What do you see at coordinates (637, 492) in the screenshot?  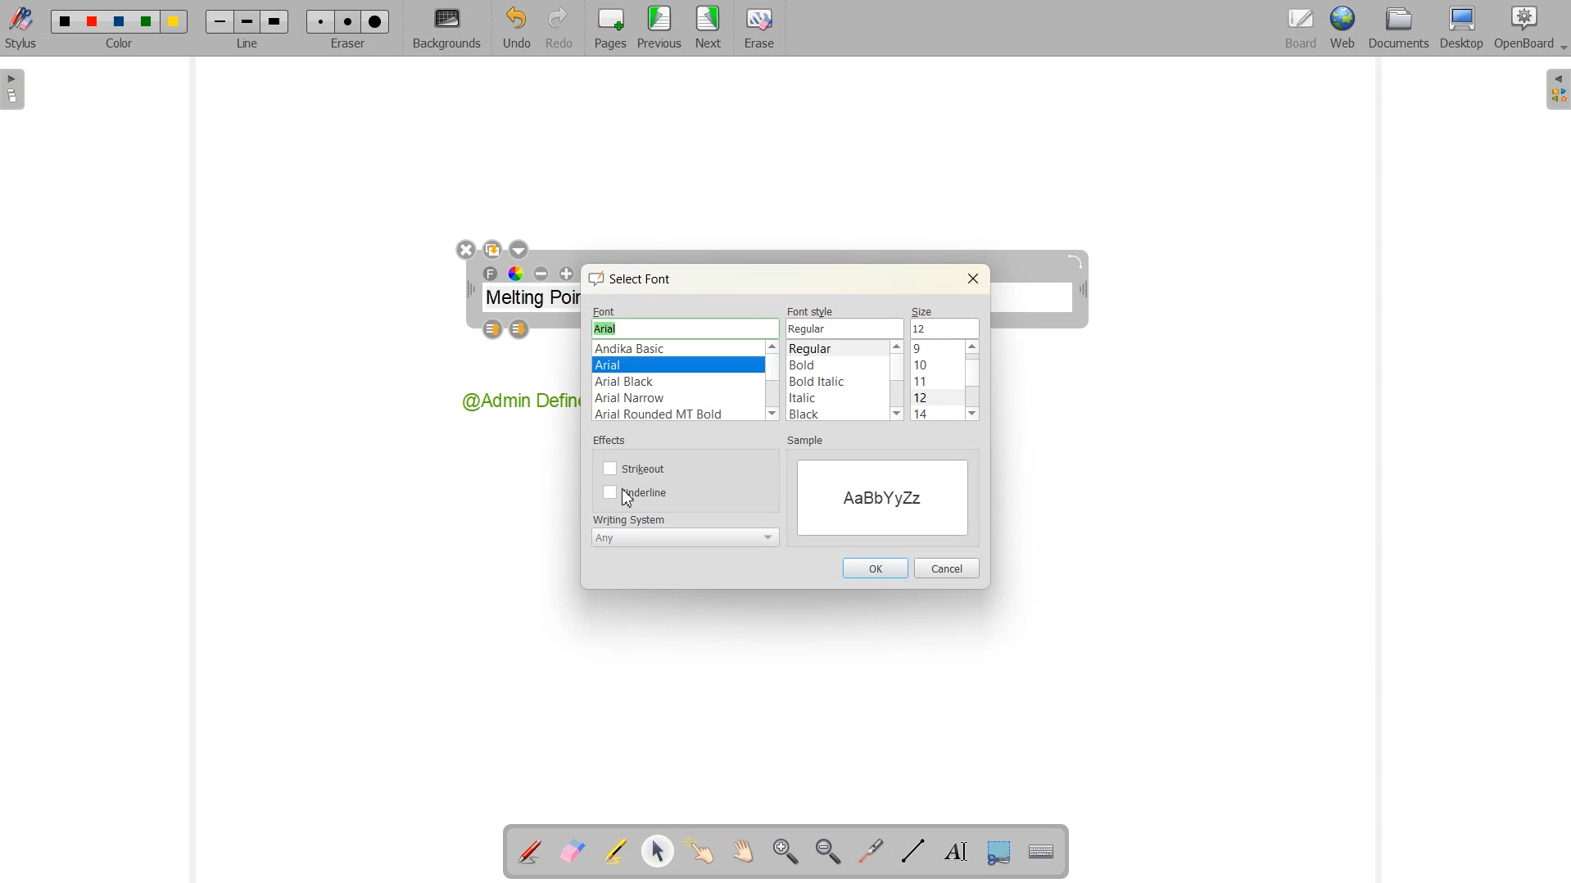 I see `Underline` at bounding box center [637, 492].